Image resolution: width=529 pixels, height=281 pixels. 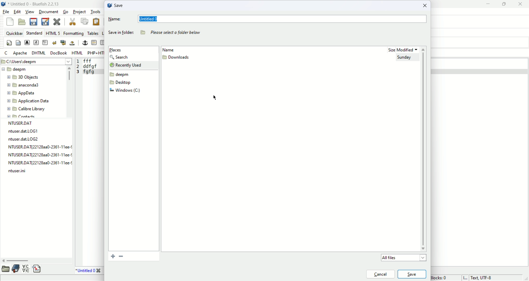 I want to click on paste, so click(x=97, y=22).